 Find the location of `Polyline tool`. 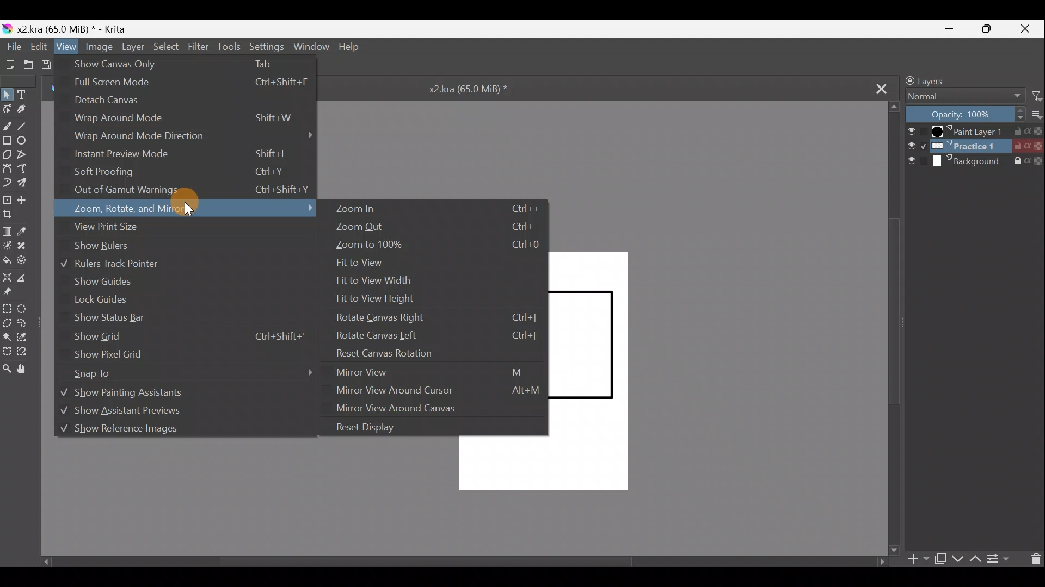

Polyline tool is located at coordinates (24, 155).